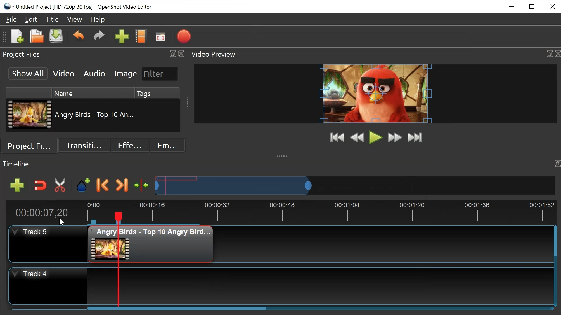 This screenshot has height=315, width=561. I want to click on Window Preview, so click(376, 94).